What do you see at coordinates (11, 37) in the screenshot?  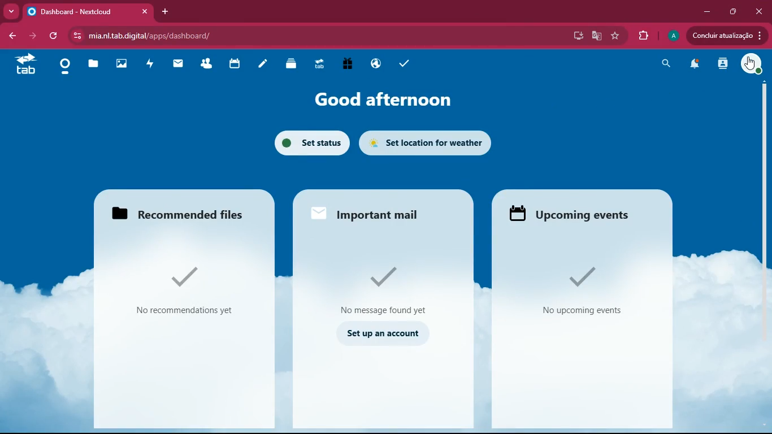 I see `bacj` at bounding box center [11, 37].